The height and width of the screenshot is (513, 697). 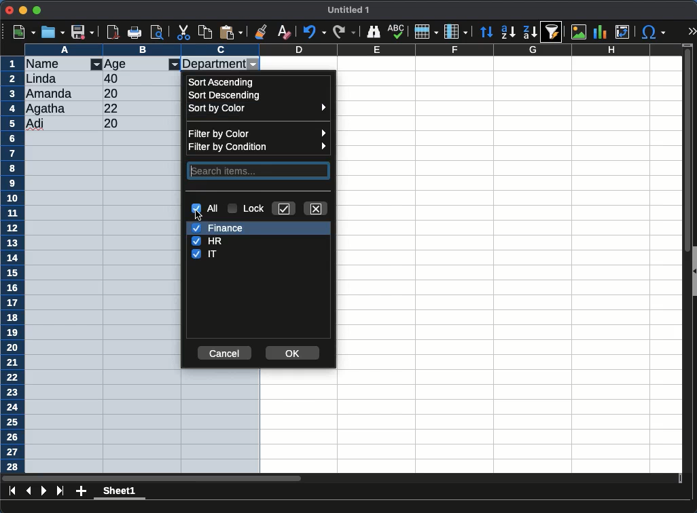 What do you see at coordinates (53, 32) in the screenshot?
I see `open` at bounding box center [53, 32].